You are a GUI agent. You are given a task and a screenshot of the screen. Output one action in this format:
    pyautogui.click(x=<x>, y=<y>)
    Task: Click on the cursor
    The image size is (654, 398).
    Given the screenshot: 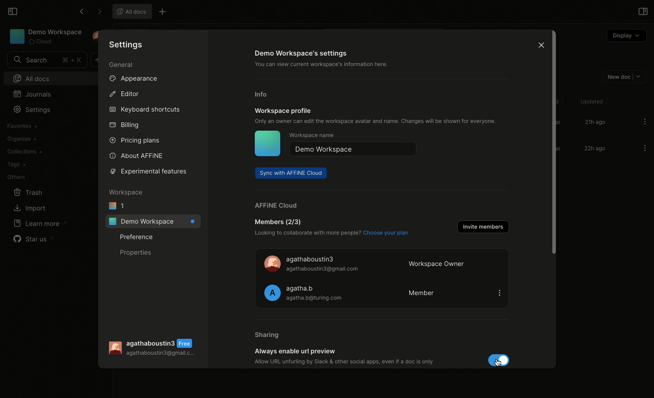 What is the action you would take?
    pyautogui.click(x=498, y=360)
    